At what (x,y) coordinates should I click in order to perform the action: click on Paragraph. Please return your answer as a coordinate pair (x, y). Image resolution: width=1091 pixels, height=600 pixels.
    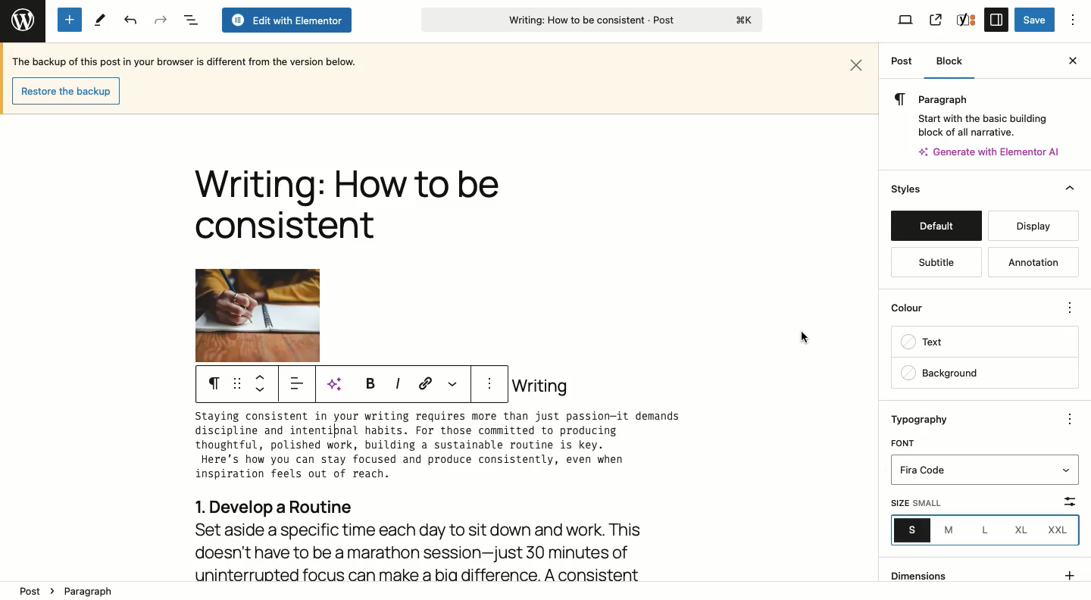
    Looking at the image, I should click on (214, 384).